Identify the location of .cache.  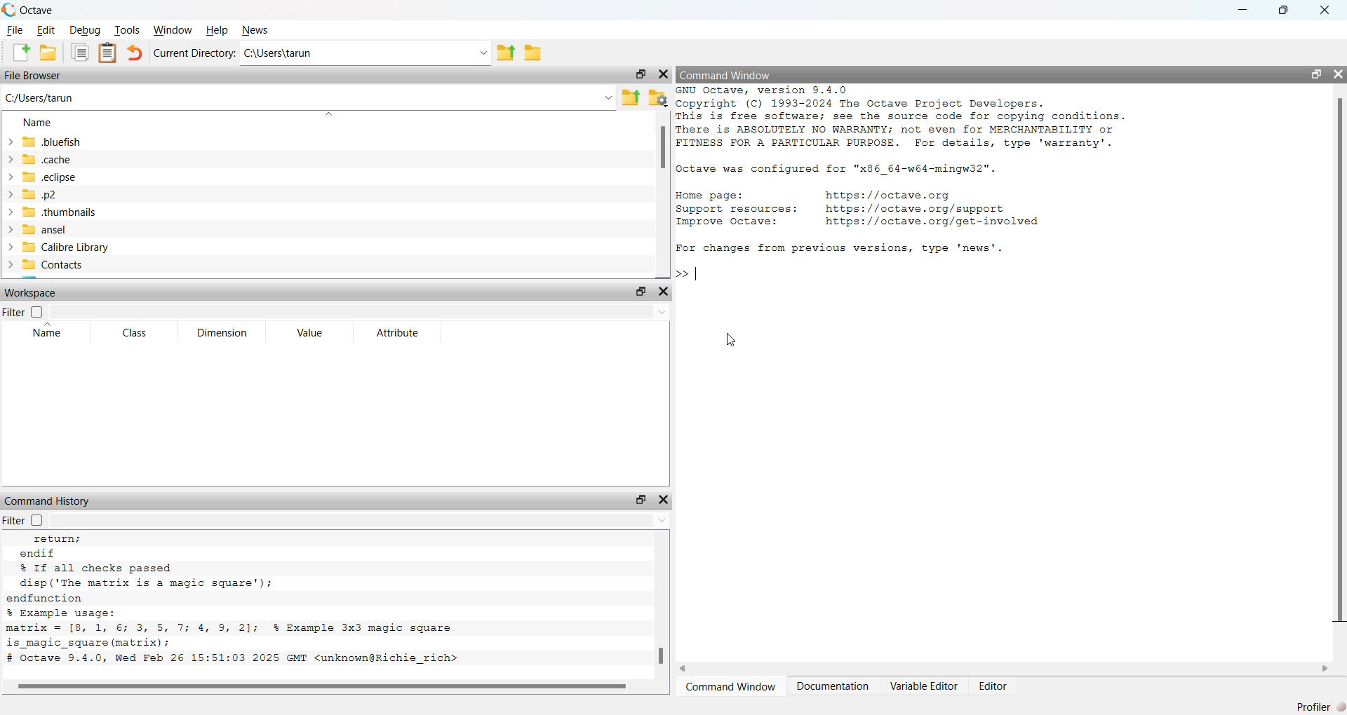
(38, 158).